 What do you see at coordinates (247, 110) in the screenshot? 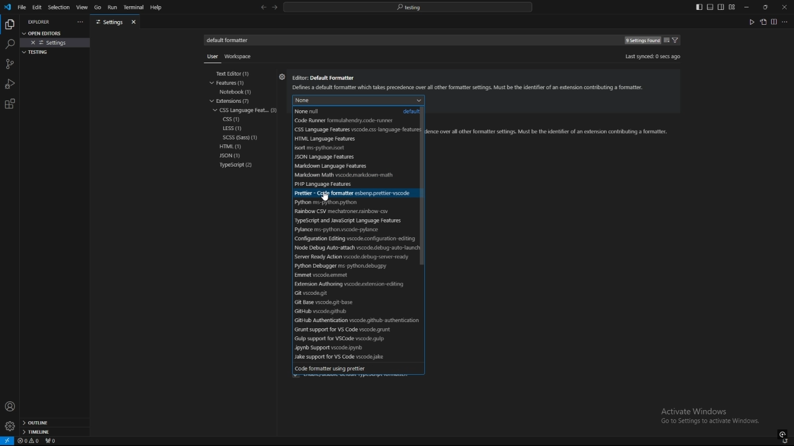
I see `css language feature` at bounding box center [247, 110].